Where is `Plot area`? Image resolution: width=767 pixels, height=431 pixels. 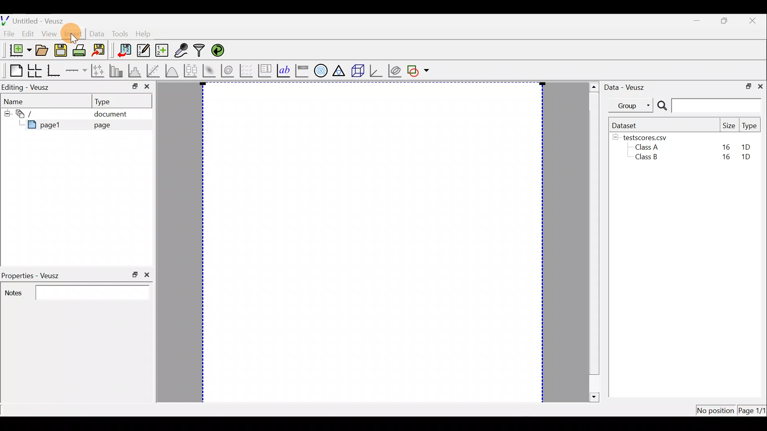 Plot area is located at coordinates (370, 243).